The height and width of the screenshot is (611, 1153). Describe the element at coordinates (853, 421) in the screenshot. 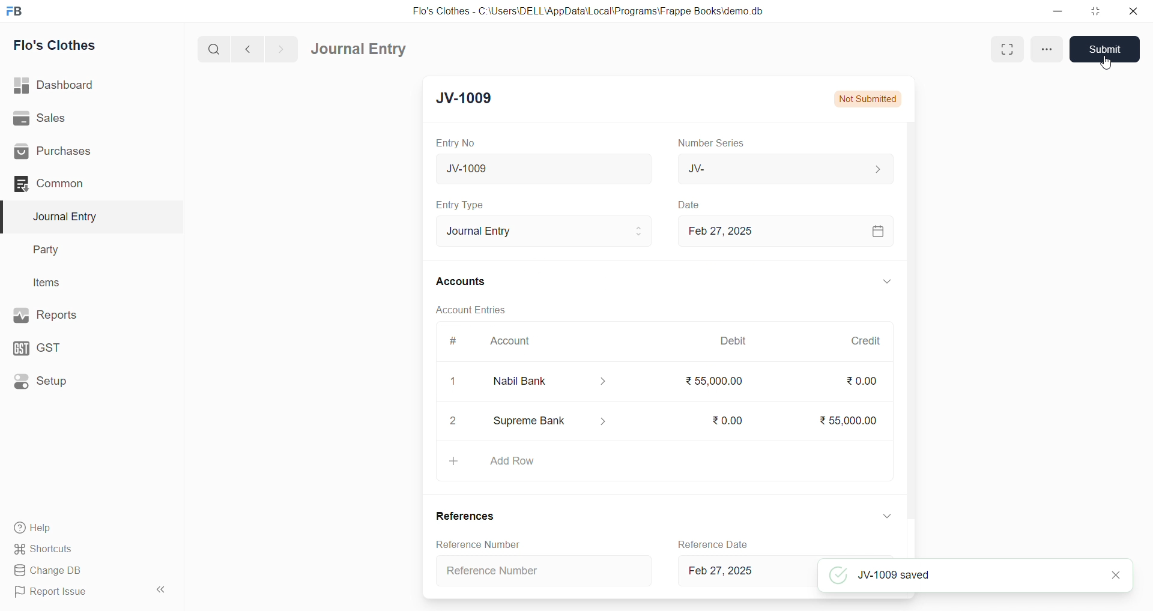

I see `₹55,000.00` at that location.